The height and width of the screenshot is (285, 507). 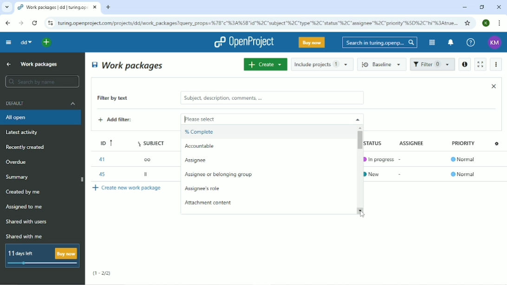 I want to click on scroll up, so click(x=362, y=128).